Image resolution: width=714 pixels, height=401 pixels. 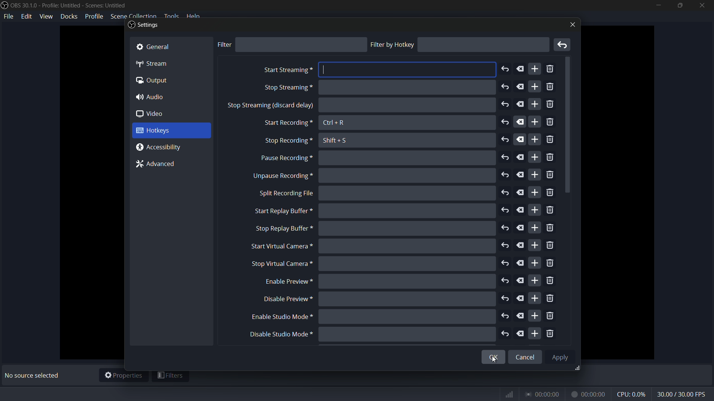 What do you see at coordinates (702, 5) in the screenshot?
I see `close app` at bounding box center [702, 5].